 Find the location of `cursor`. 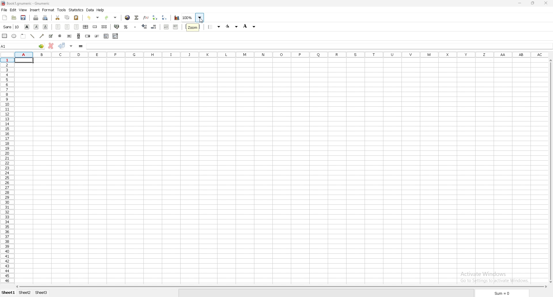

cursor is located at coordinates (202, 20).